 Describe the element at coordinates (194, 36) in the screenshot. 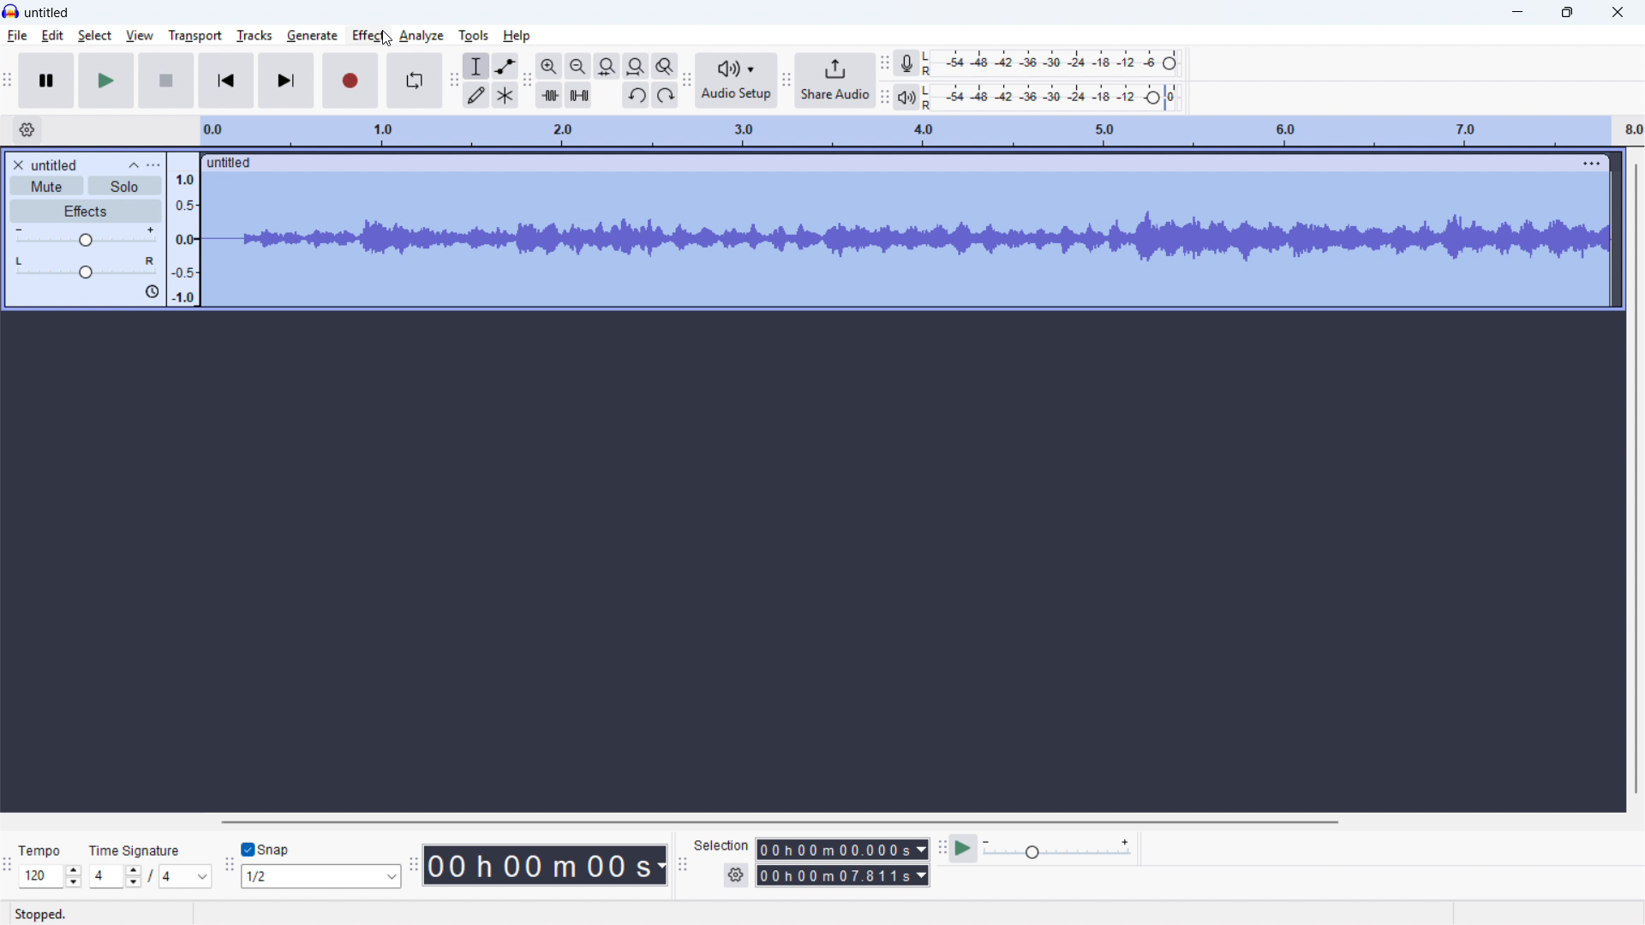

I see `transport` at that location.